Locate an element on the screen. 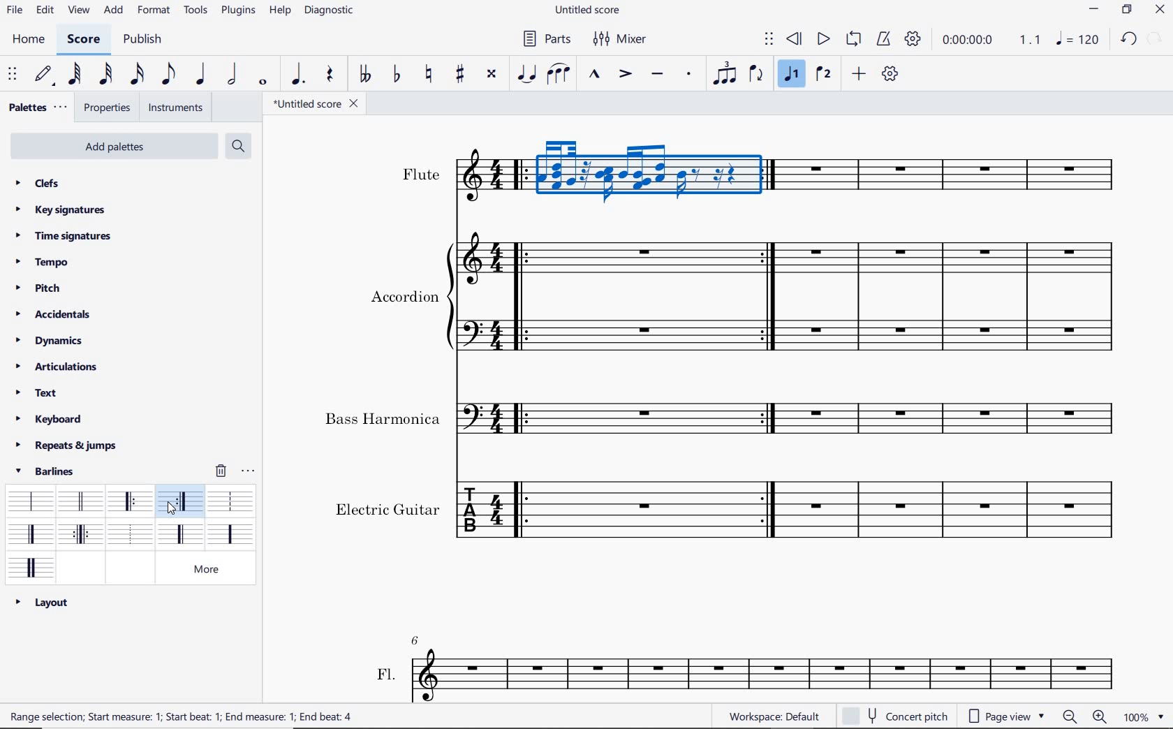 This screenshot has height=729, width=1173. text is located at coordinates (36, 392).